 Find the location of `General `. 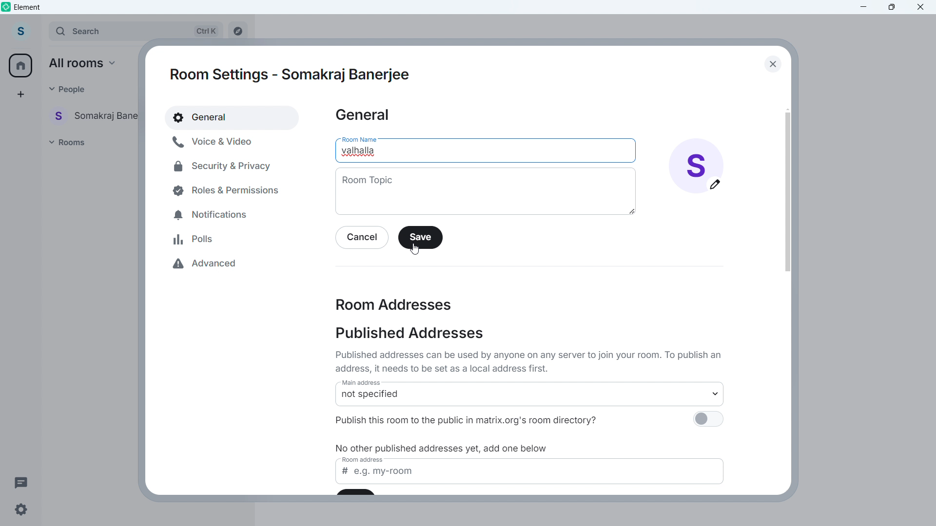

General  is located at coordinates (362, 115).